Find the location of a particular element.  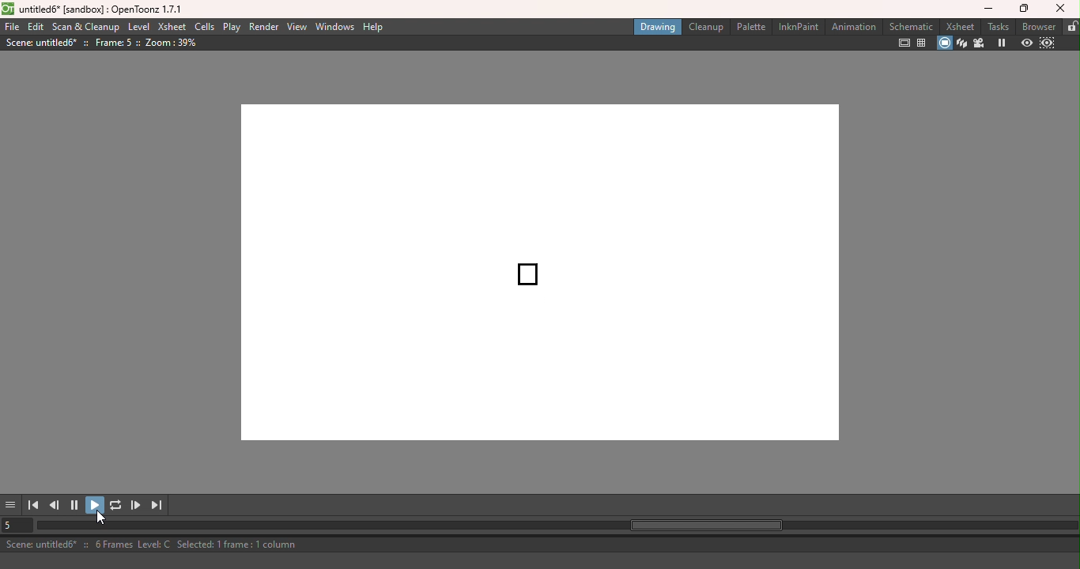

Safe area is located at coordinates (903, 43).